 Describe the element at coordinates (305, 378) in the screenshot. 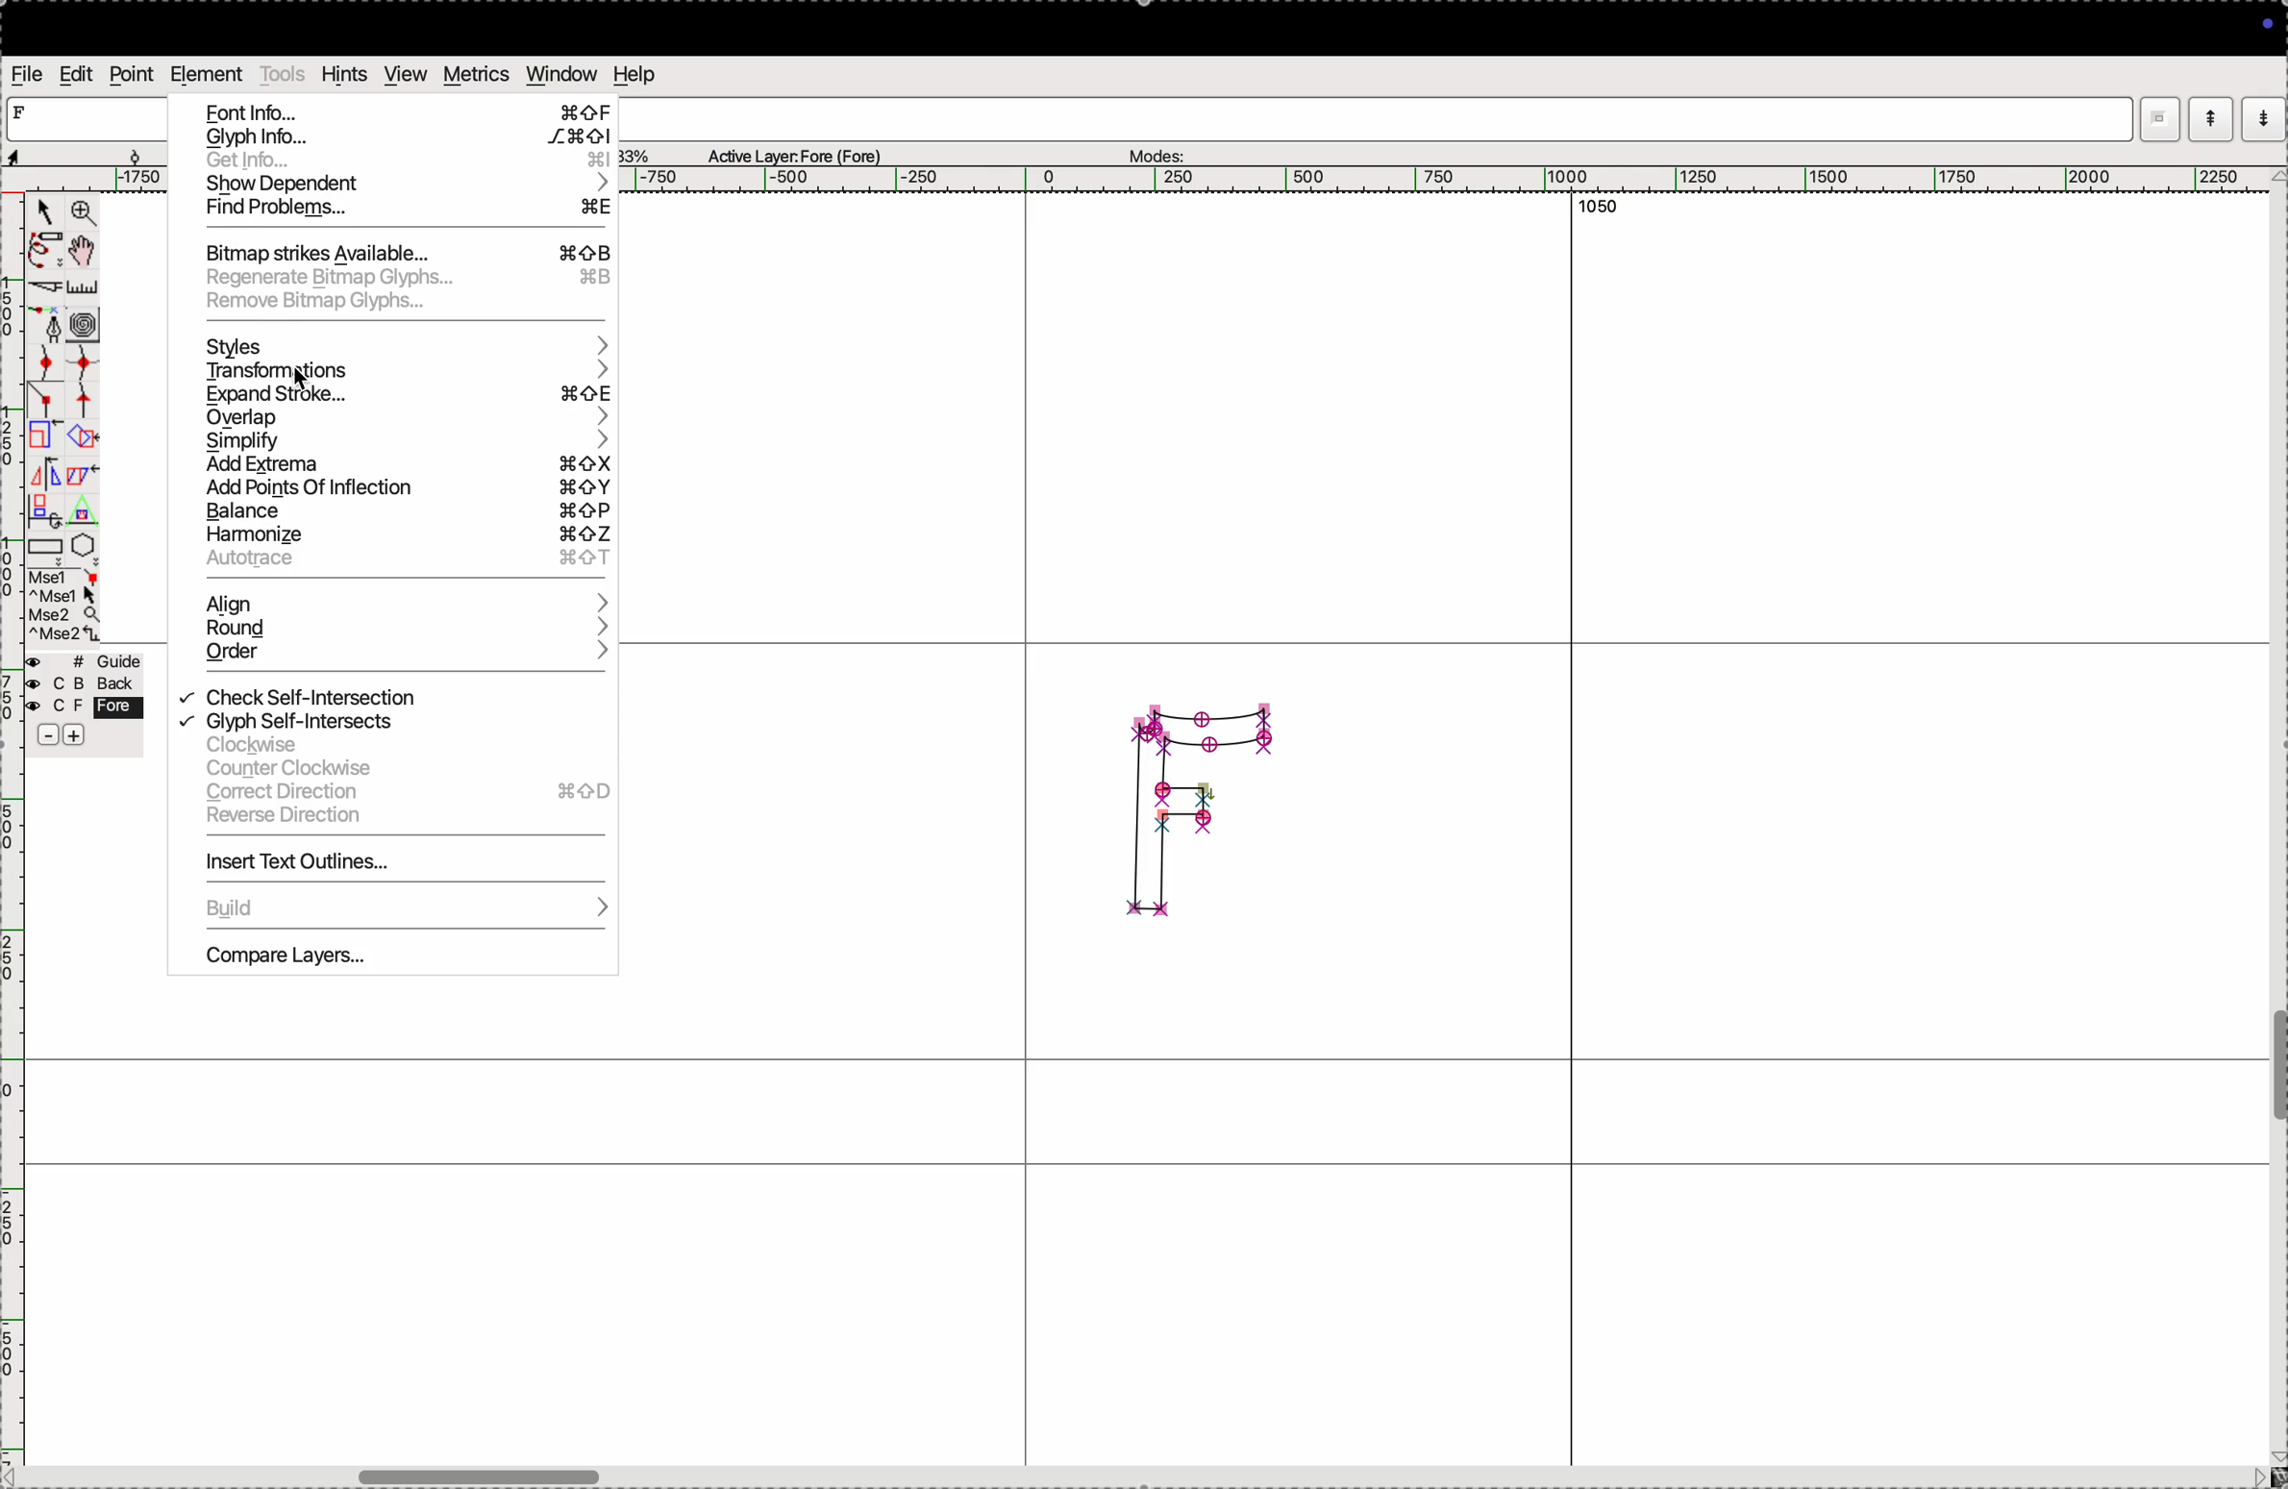

I see `cursor` at that location.